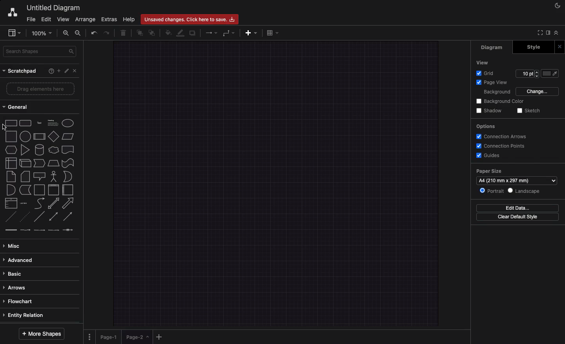  I want to click on Close, so click(76, 71).